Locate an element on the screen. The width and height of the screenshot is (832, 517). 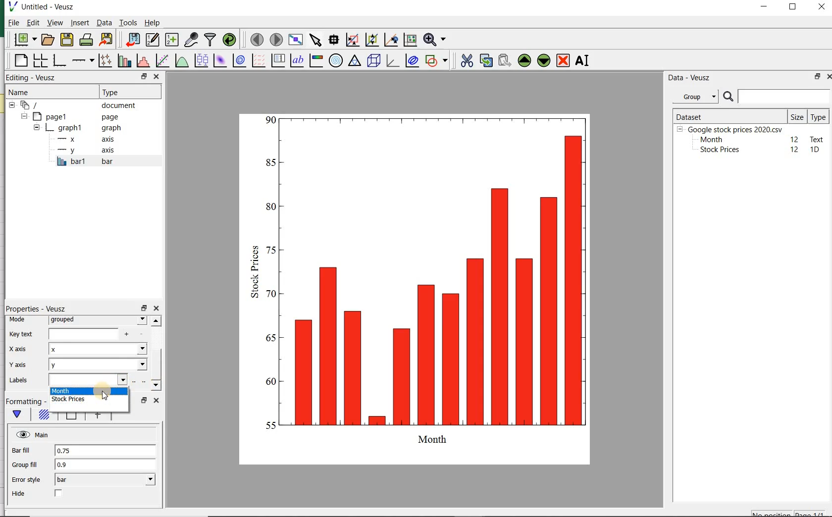
Untitled-Veusz is located at coordinates (46, 7).